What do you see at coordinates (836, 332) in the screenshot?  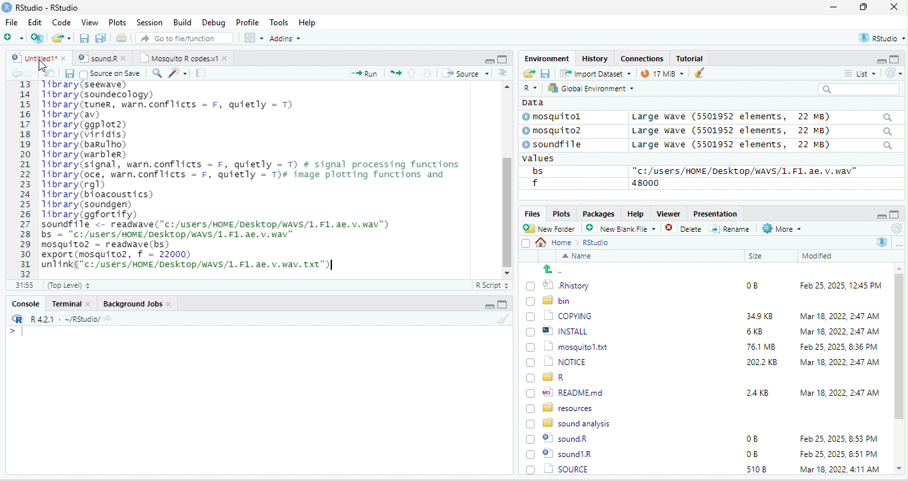 I see `Mar 18, 2022, 2:47 AM` at bounding box center [836, 332].